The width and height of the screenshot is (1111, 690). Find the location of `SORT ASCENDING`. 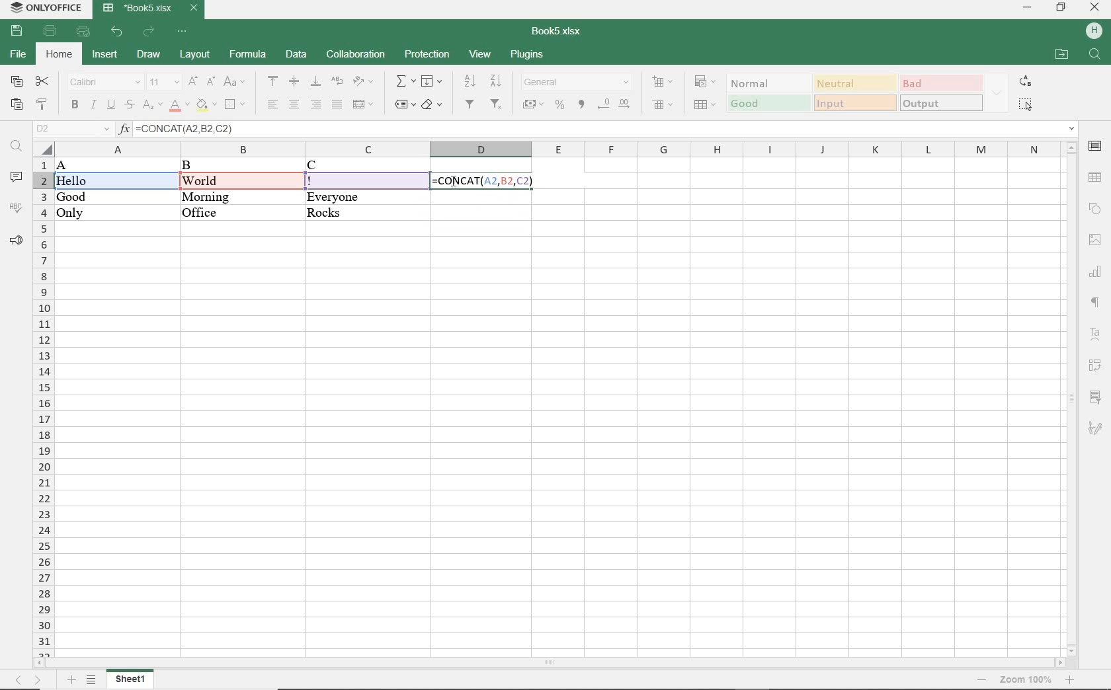

SORT ASCENDING is located at coordinates (470, 81).